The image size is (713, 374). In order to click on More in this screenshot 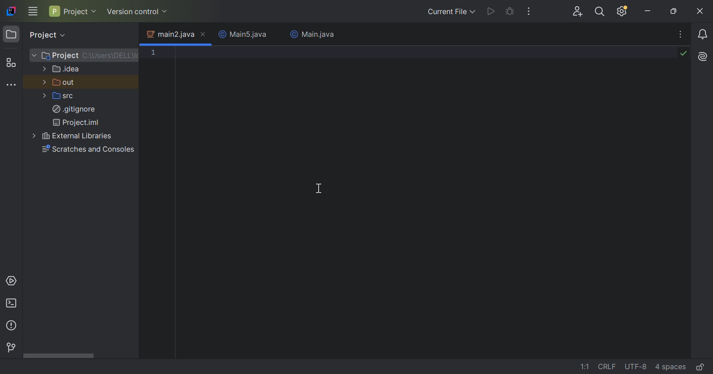, I will do `click(33, 55)`.